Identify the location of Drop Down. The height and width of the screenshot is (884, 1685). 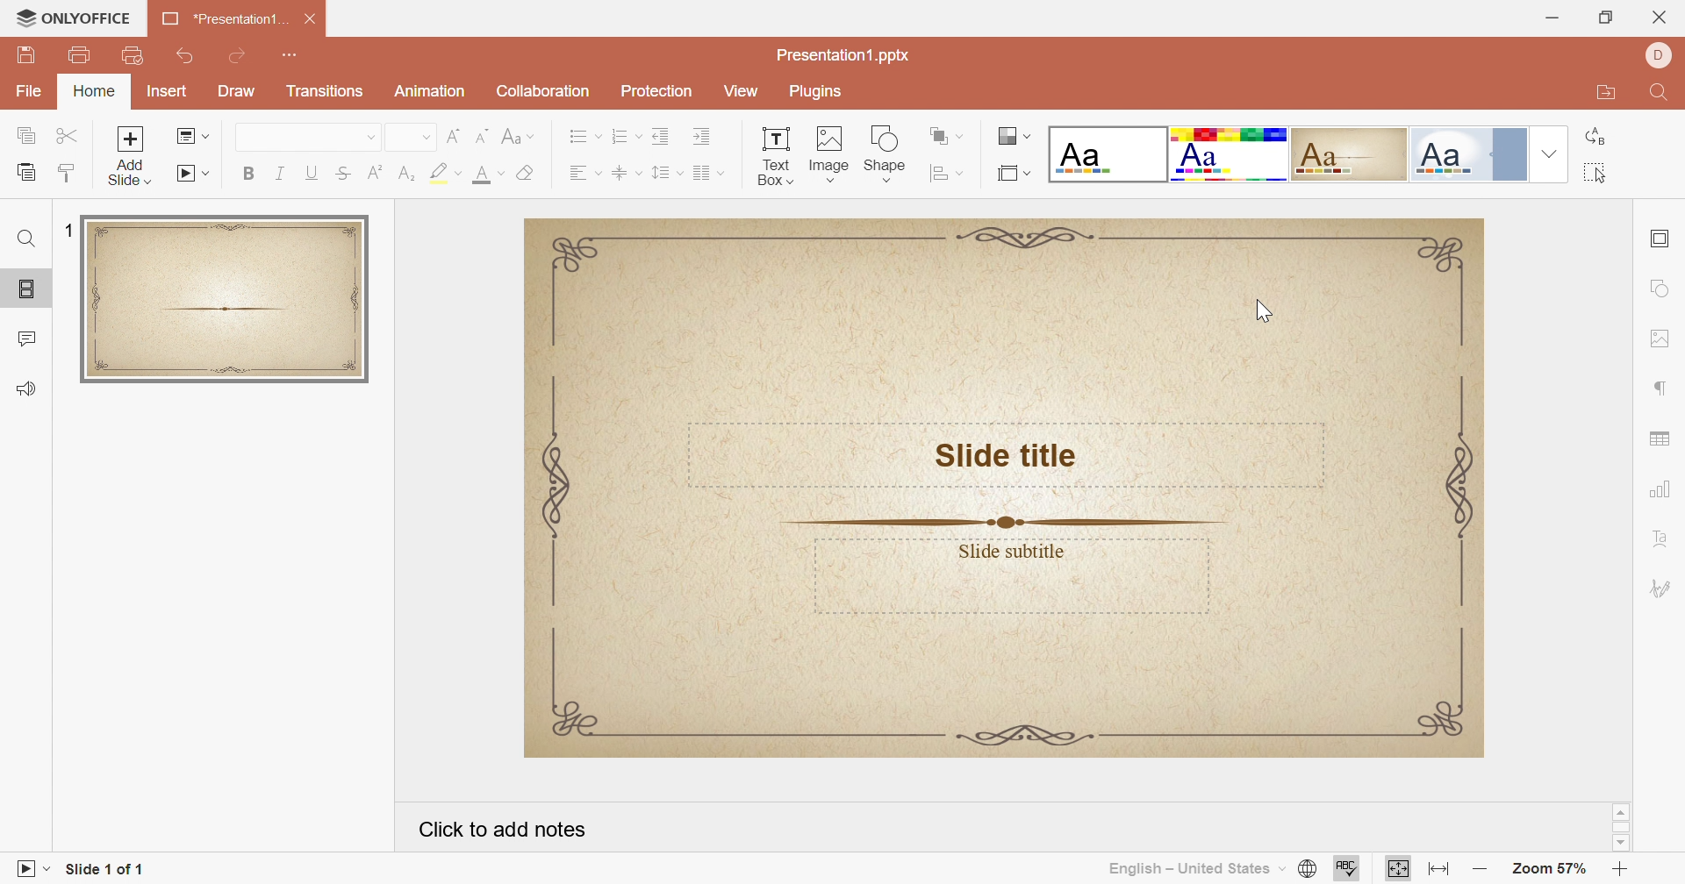
(50, 867).